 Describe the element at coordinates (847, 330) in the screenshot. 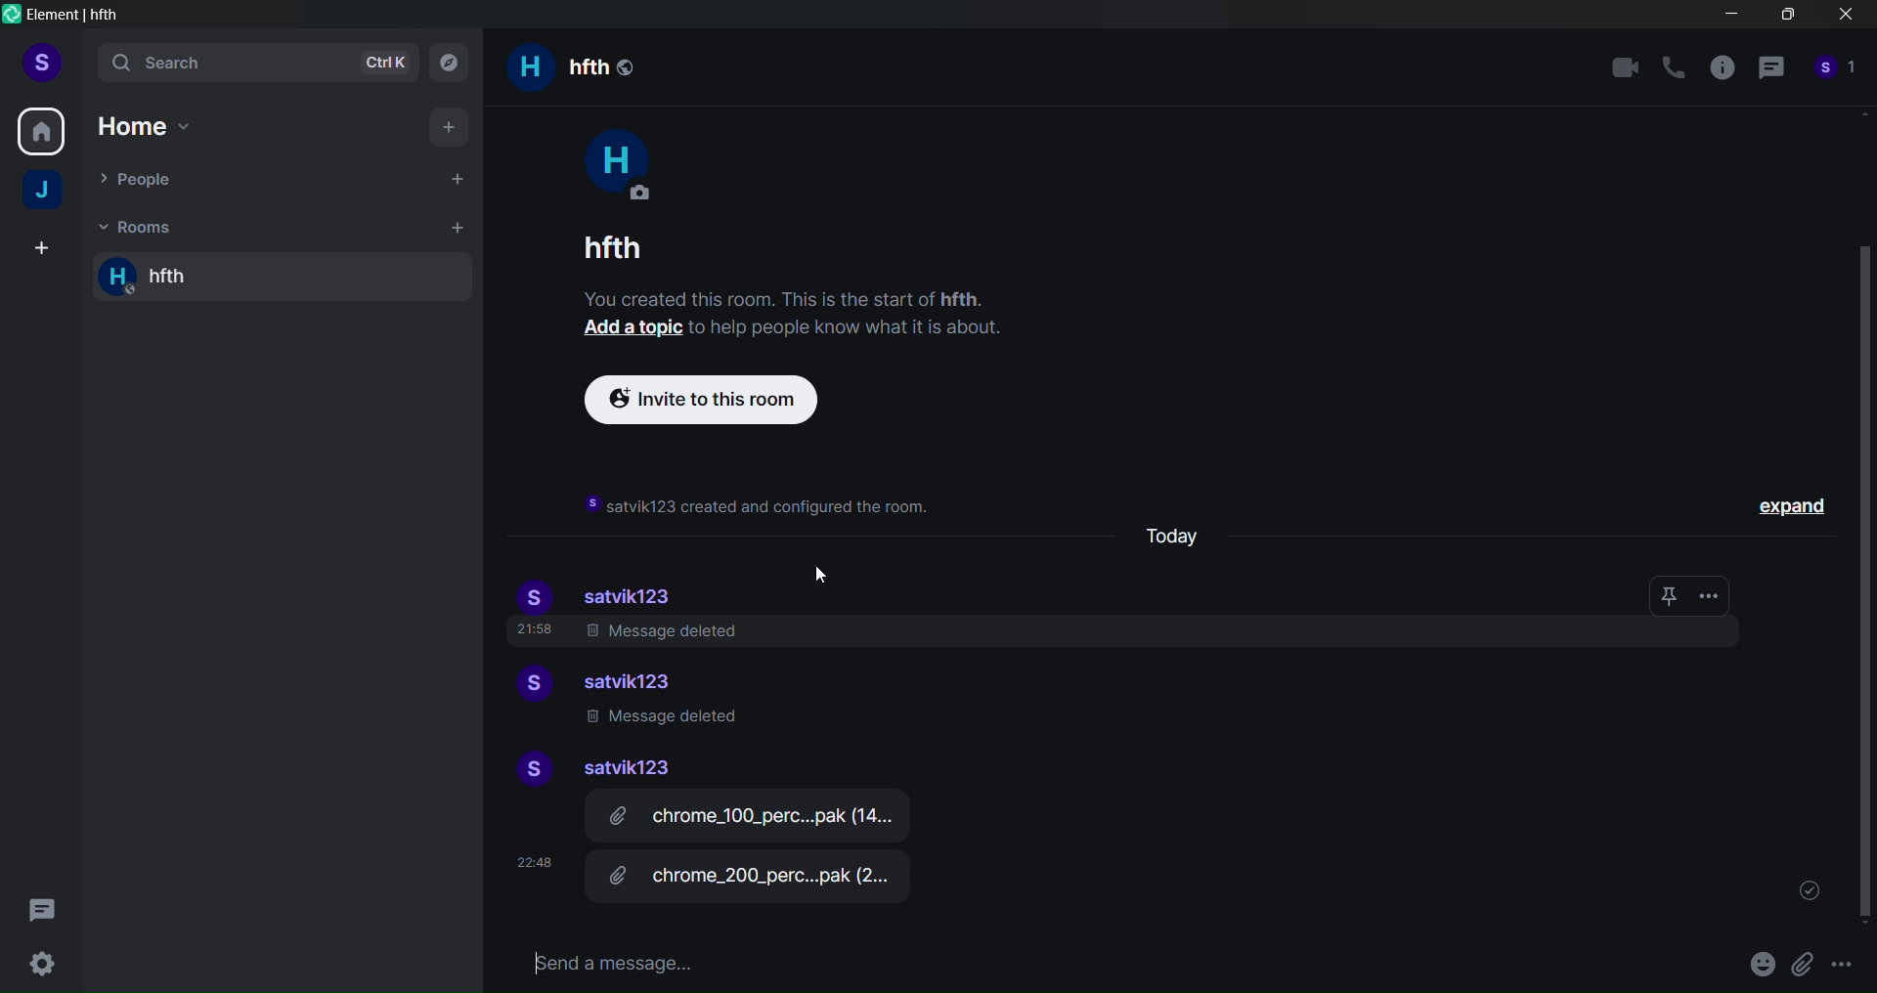

I see `to help people know what it is about.` at that location.